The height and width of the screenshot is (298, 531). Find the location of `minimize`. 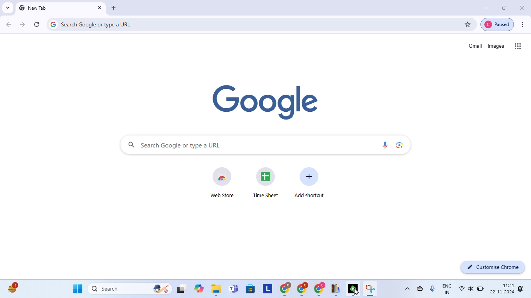

minimize is located at coordinates (484, 7).